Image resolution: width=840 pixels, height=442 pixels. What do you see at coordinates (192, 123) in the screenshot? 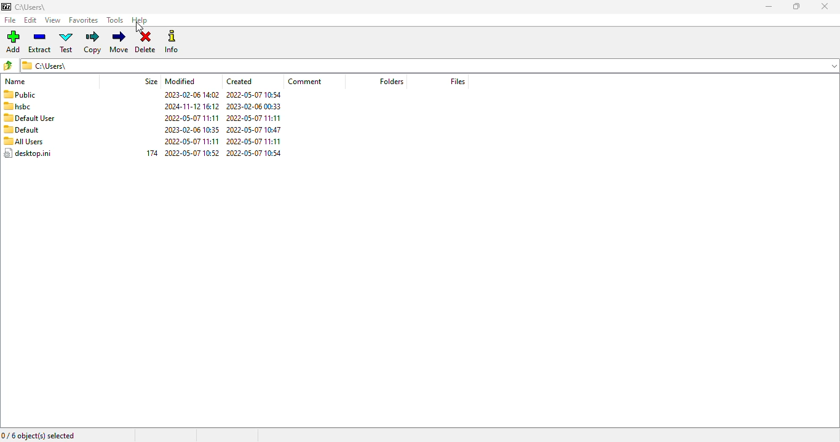
I see `modified date & time` at bounding box center [192, 123].